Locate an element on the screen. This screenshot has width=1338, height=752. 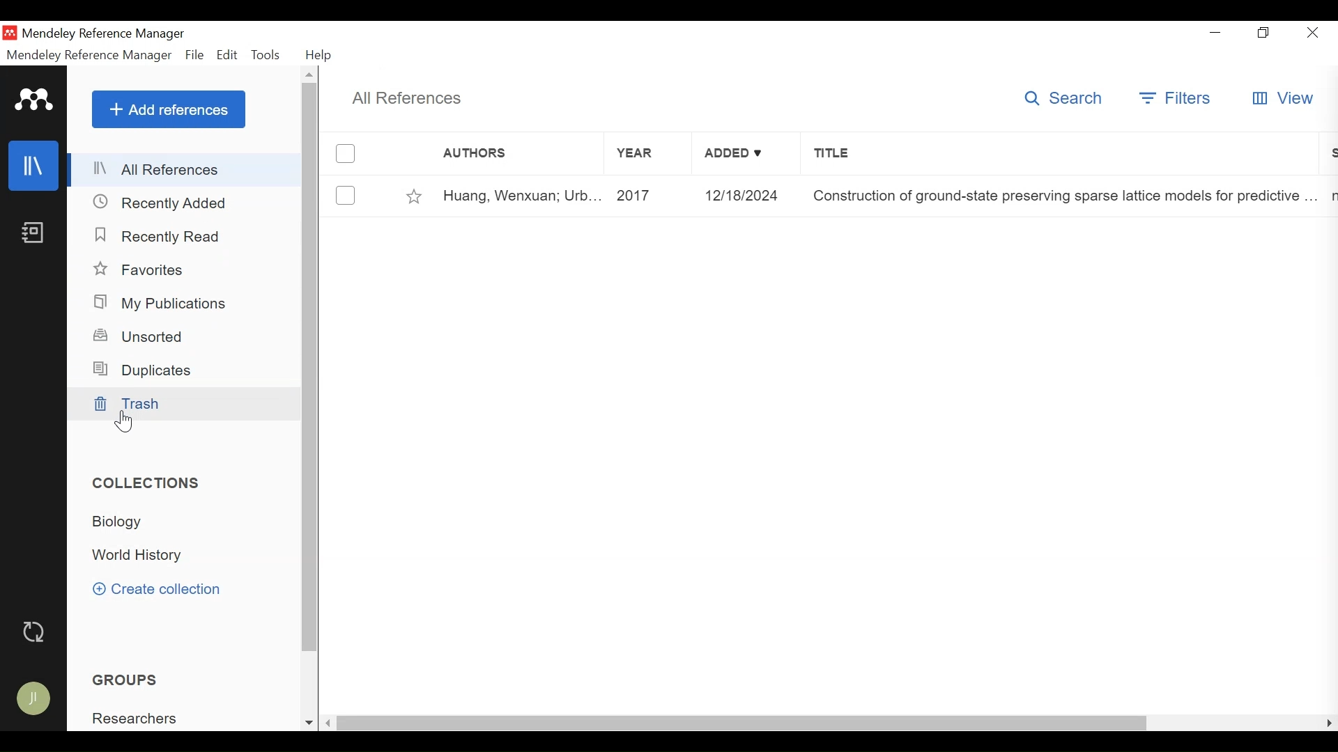
Researchers is located at coordinates (141, 719).